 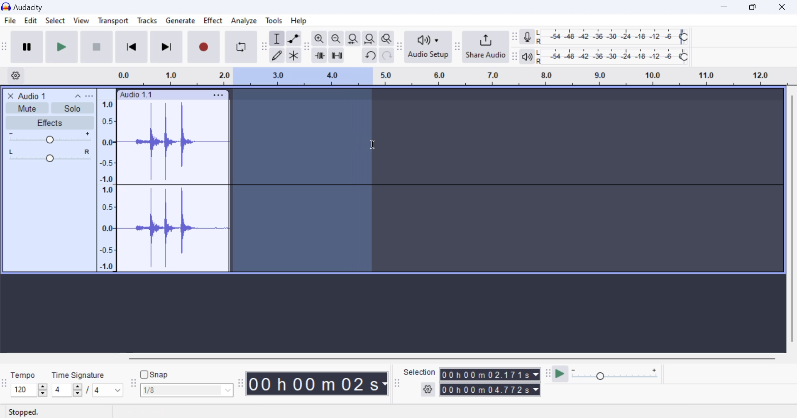 What do you see at coordinates (55, 22) in the screenshot?
I see `Select` at bounding box center [55, 22].